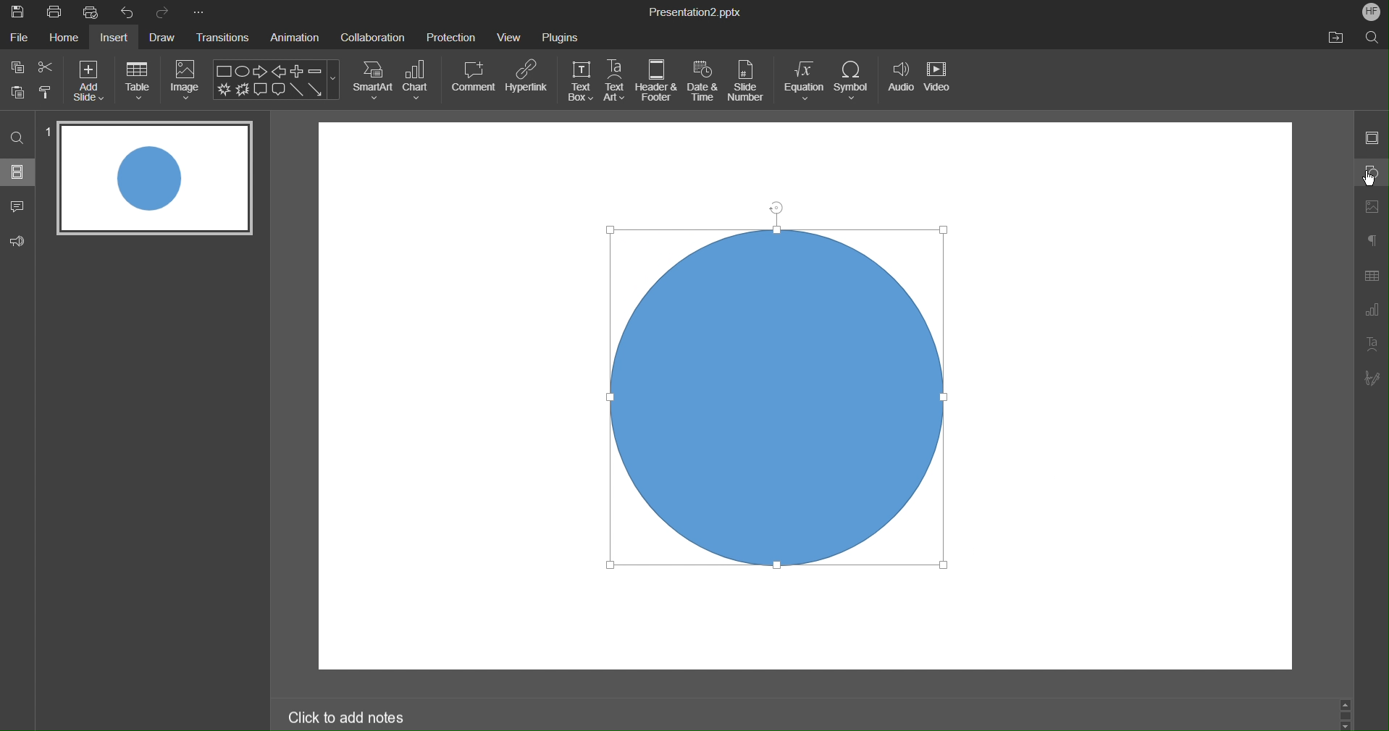 Image resolution: width=1389 pixels, height=731 pixels. What do you see at coordinates (165, 38) in the screenshot?
I see `Draw` at bounding box center [165, 38].